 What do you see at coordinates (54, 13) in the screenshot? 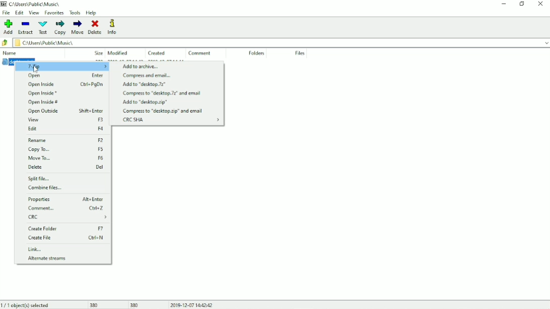
I see `Favorites` at bounding box center [54, 13].